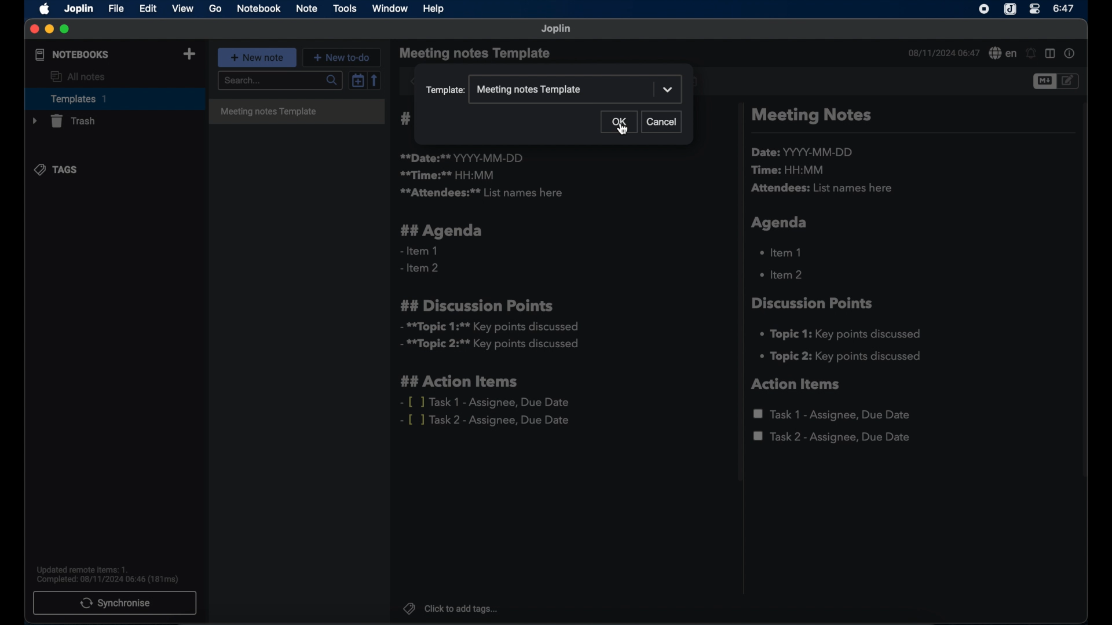  I want to click on agenda, so click(780, 223).